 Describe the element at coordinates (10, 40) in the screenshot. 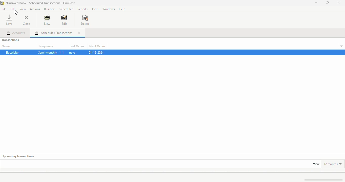

I see `transactions` at that location.